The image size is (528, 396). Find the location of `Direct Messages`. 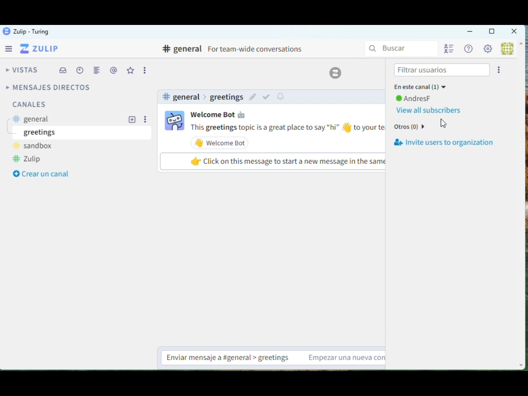

Direct Messages is located at coordinates (49, 87).